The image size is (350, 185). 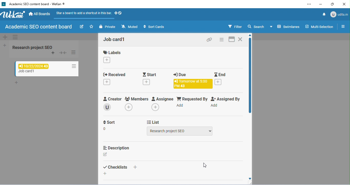 I want to click on copy card link, so click(x=209, y=39).